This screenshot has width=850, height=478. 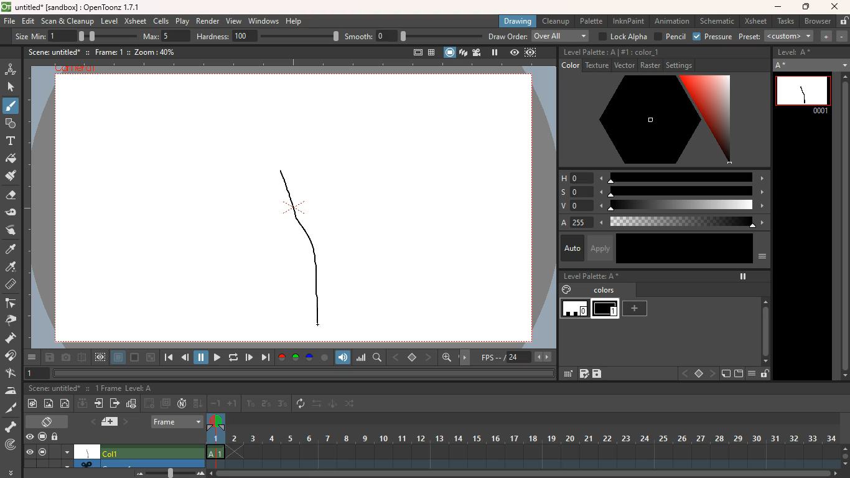 I want to click on level palette: A, so click(x=589, y=52).